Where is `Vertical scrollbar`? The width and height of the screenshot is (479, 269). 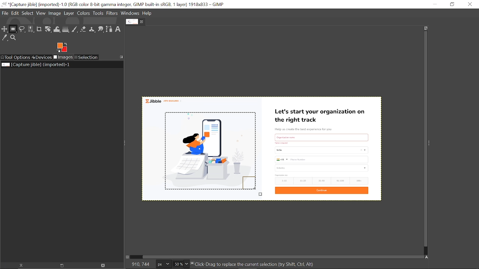
Vertical scrollbar is located at coordinates (423, 139).